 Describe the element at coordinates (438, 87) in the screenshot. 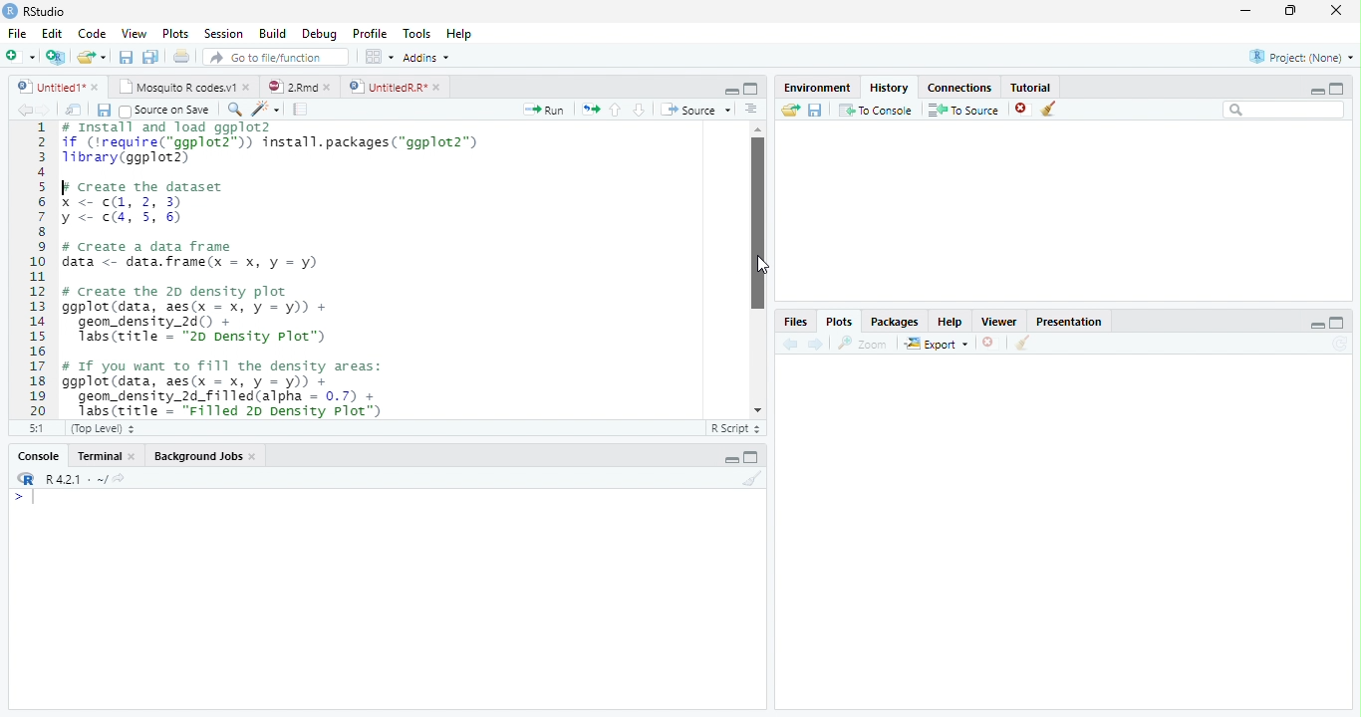

I see `close` at that location.